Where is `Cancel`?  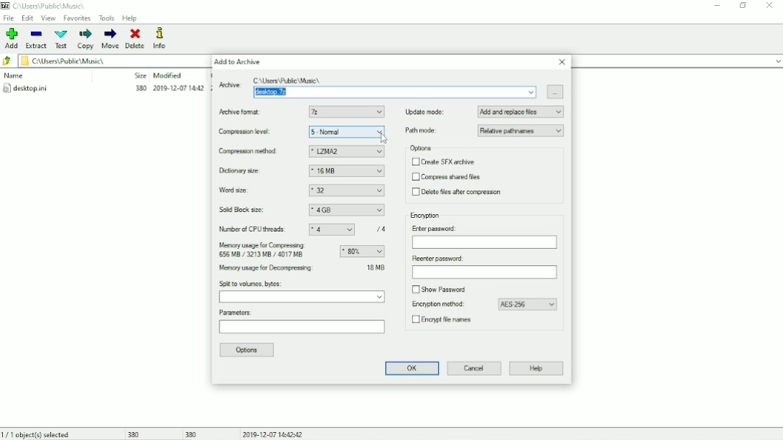 Cancel is located at coordinates (475, 368).